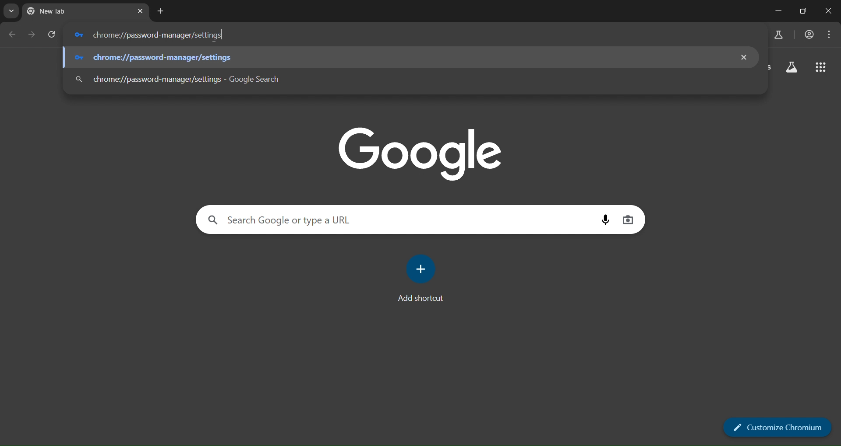 The image size is (841, 446). I want to click on reload page, so click(52, 34).